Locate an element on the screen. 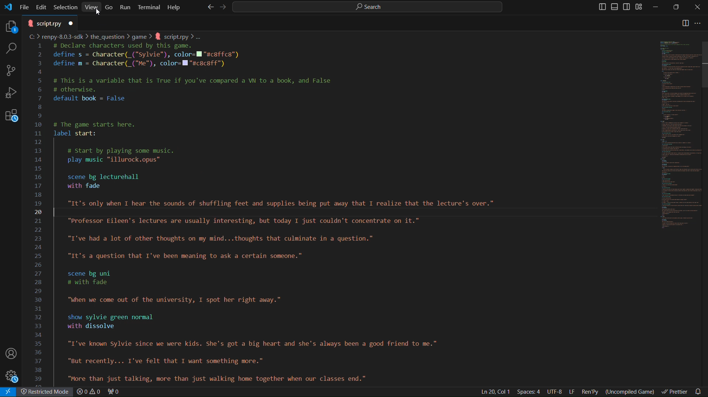 Image resolution: width=708 pixels, height=397 pixels. More actions is located at coordinates (702, 24).